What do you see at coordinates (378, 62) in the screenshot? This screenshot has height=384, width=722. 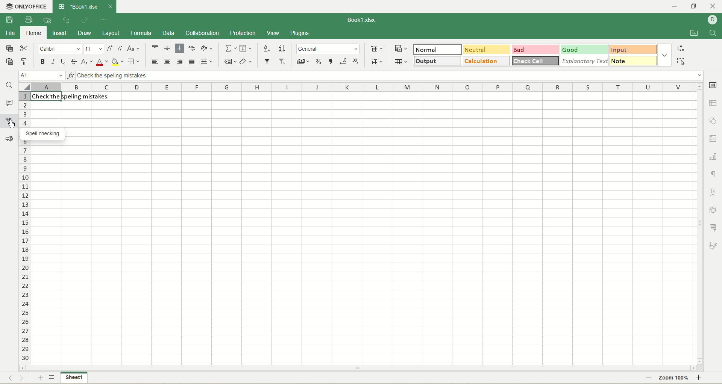 I see `removed cell` at bounding box center [378, 62].